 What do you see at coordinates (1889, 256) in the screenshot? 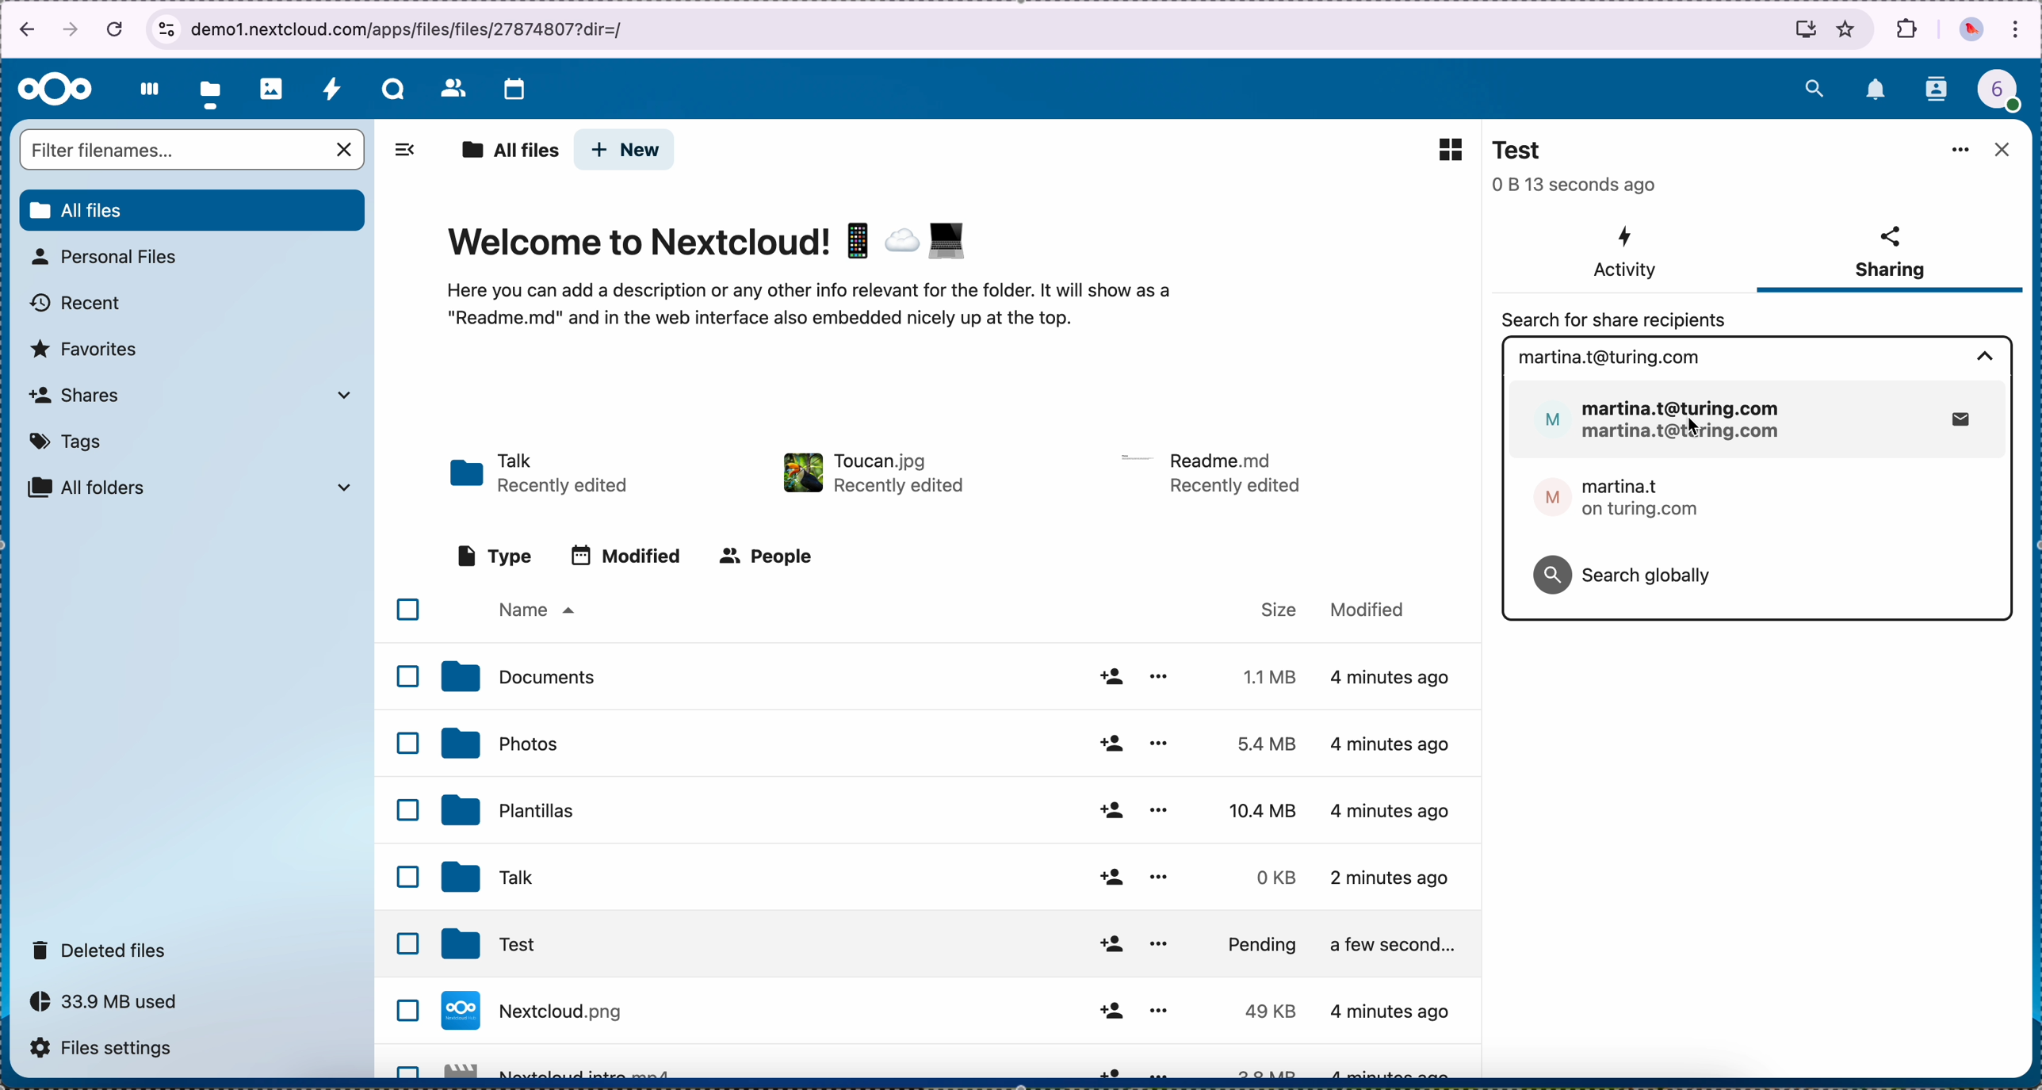
I see `sharing` at bounding box center [1889, 256].